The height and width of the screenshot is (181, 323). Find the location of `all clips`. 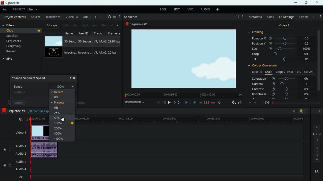

all clips is located at coordinates (51, 25).